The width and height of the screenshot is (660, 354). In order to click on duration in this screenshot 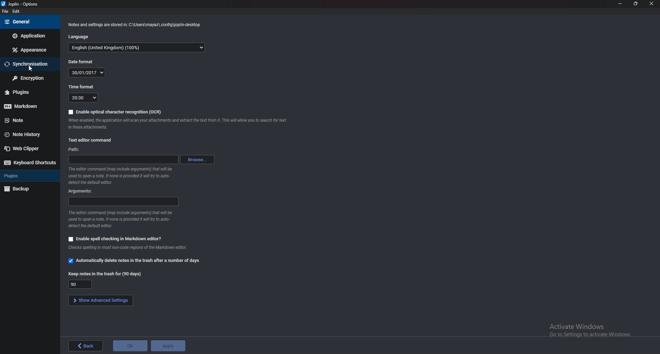, I will do `click(81, 284)`.